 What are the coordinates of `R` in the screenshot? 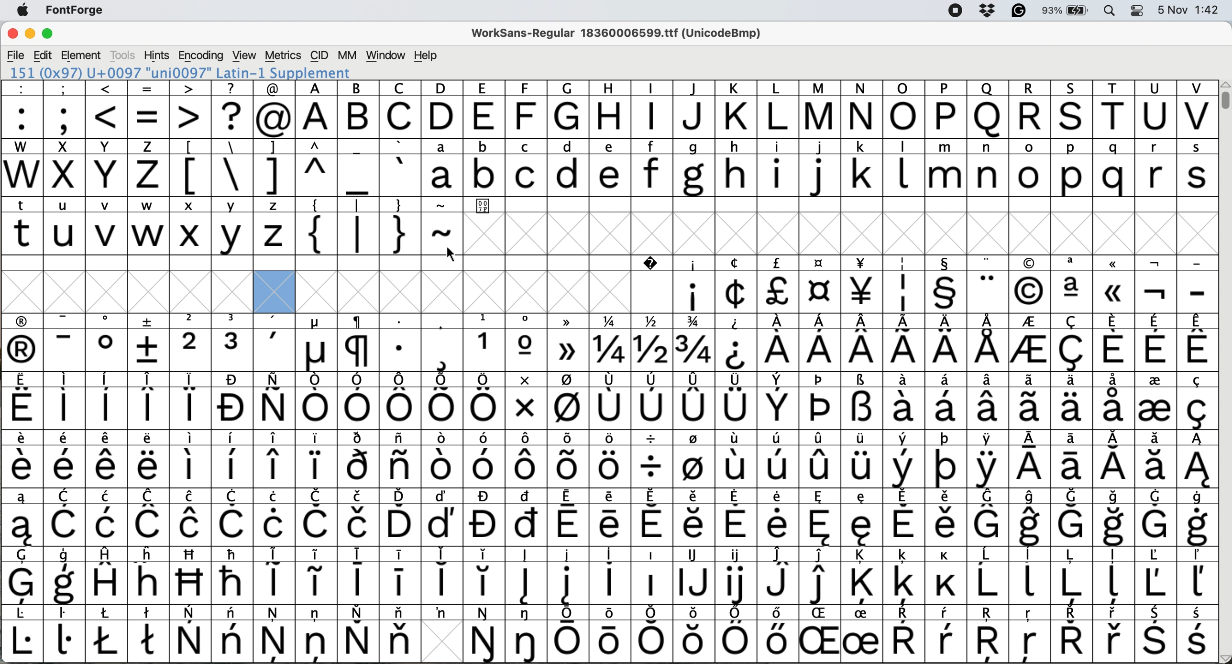 It's located at (1030, 110).